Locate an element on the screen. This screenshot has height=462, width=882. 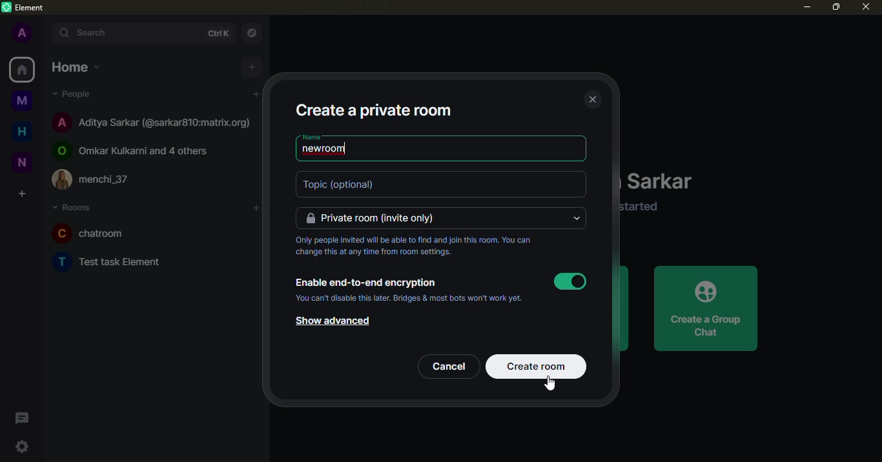
cursor is located at coordinates (550, 383).